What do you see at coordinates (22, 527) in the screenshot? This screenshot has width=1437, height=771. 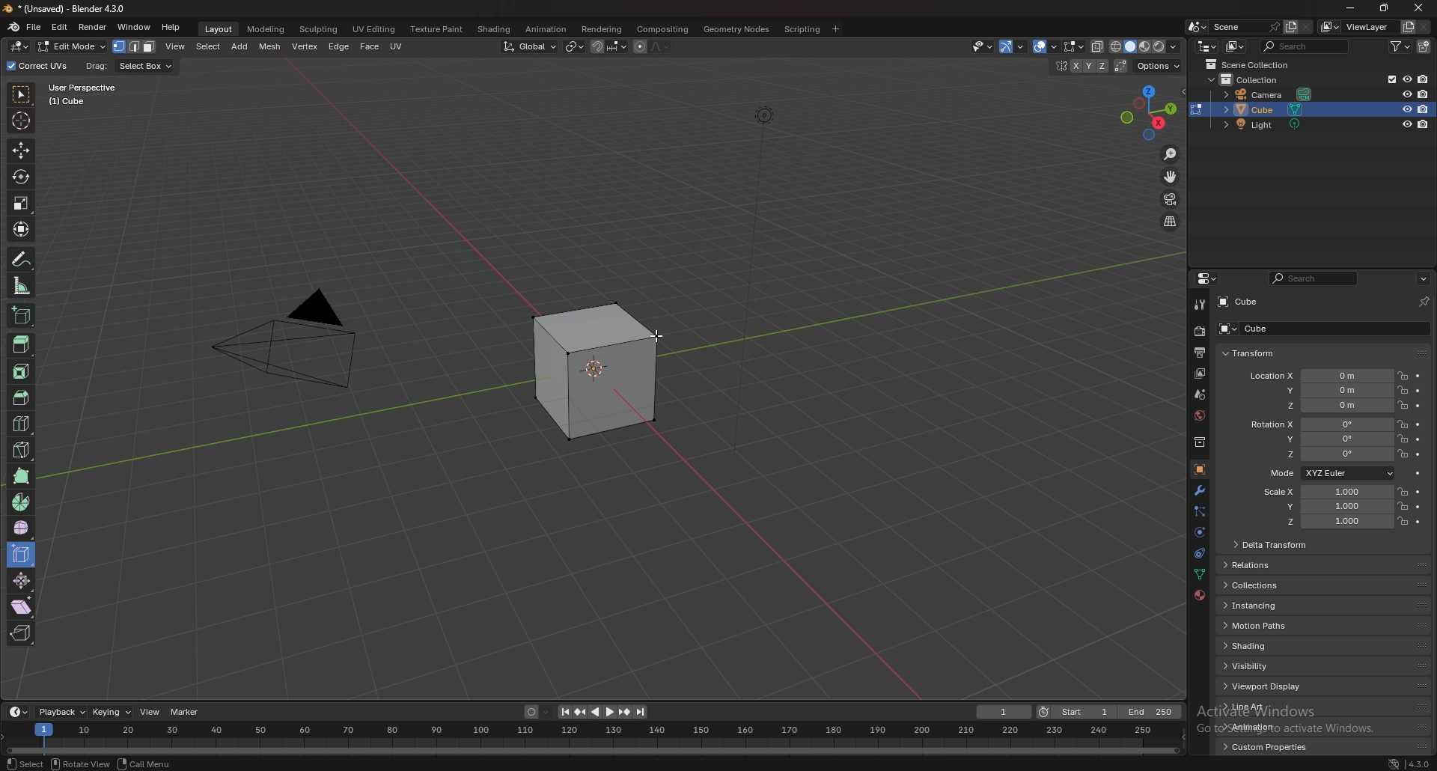 I see `smooth` at bounding box center [22, 527].